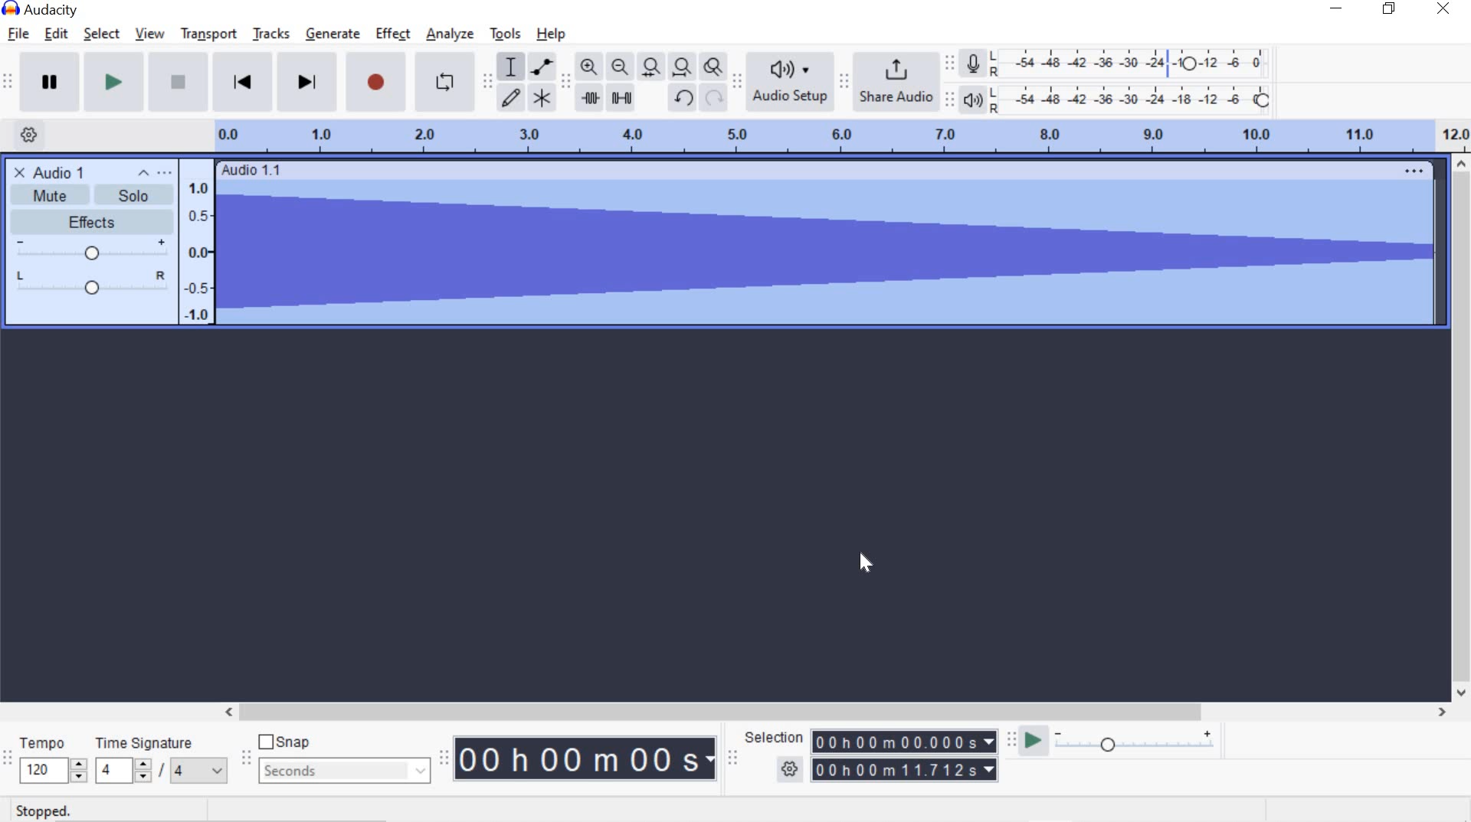 The width and height of the screenshot is (1471, 822). I want to click on silence audio selection, so click(622, 97).